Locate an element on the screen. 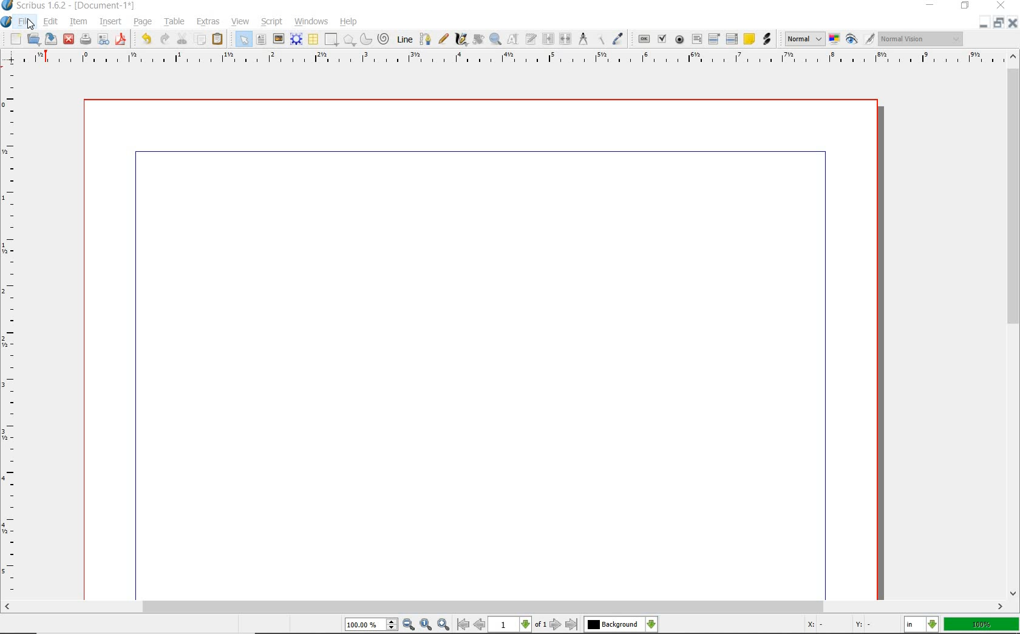 This screenshot has width=1020, height=634. Bezier curve is located at coordinates (425, 38).